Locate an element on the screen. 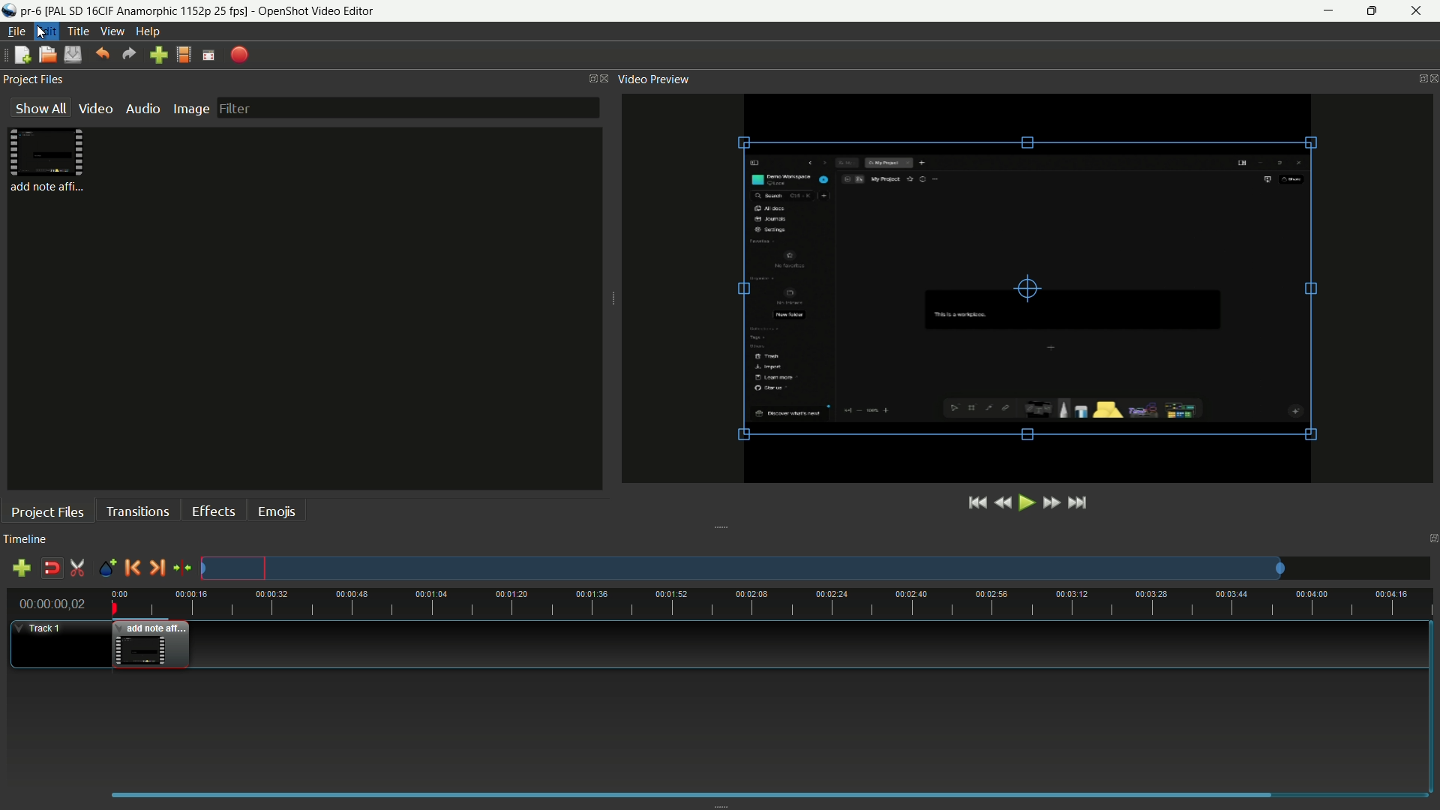 The image size is (1440, 810). project files is located at coordinates (48, 160).